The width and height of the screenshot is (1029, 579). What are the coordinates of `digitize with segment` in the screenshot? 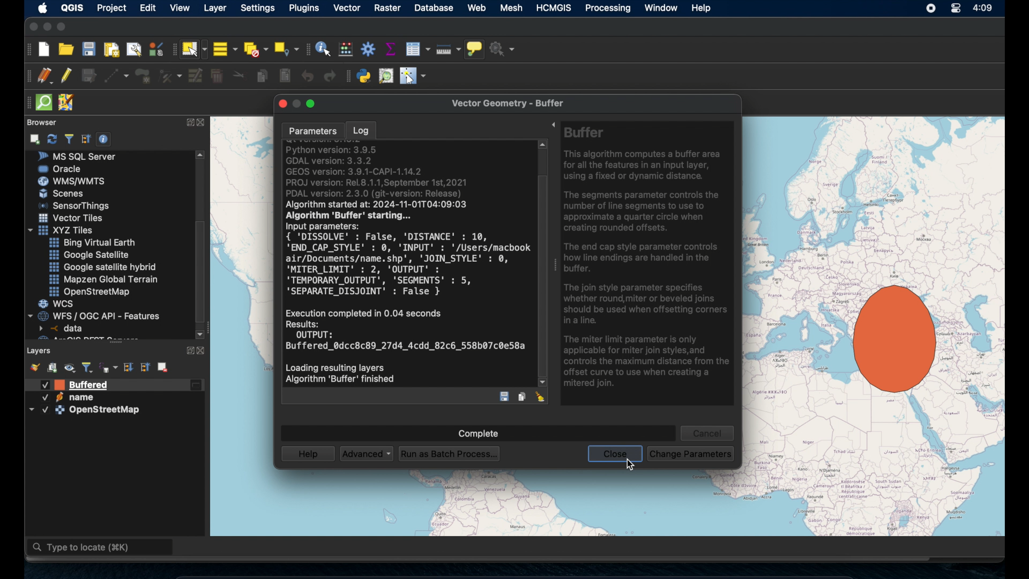 It's located at (117, 76).